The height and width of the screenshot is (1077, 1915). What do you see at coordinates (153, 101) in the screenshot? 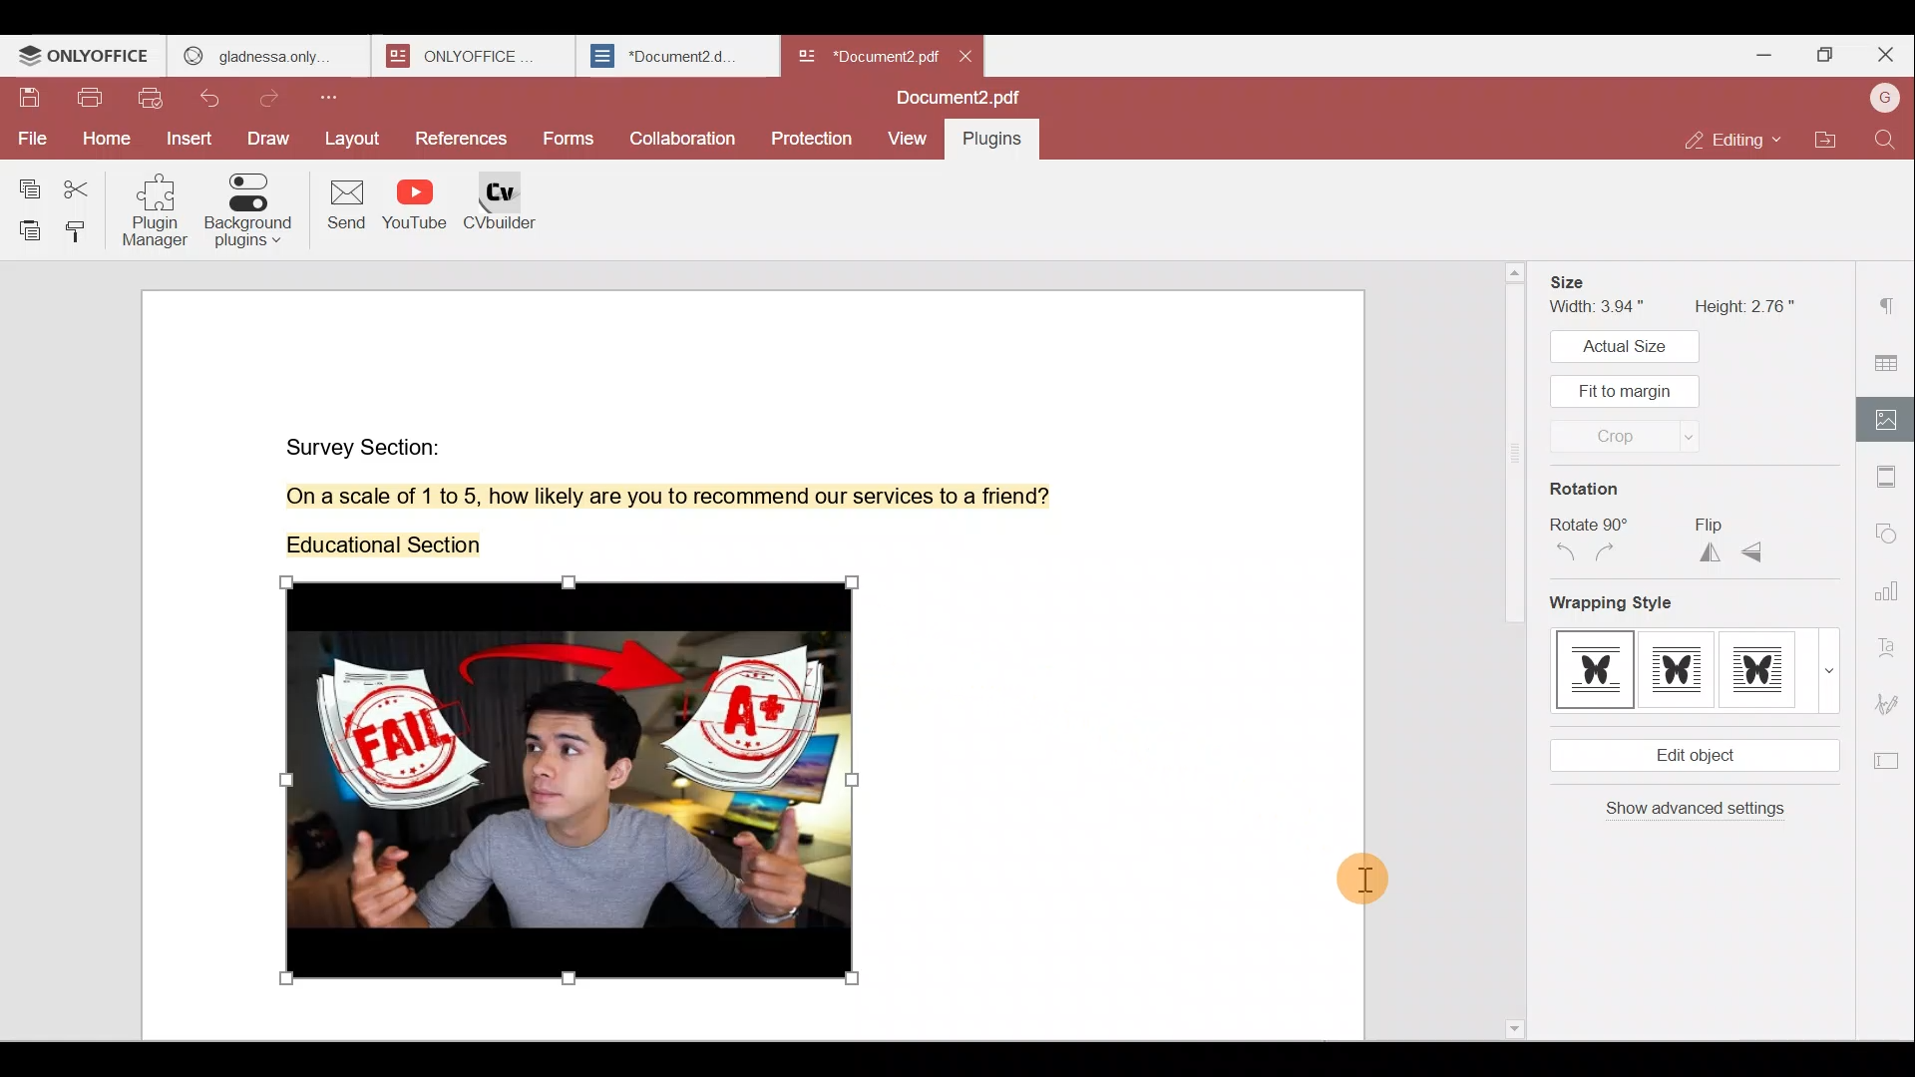
I see `Quick print` at bounding box center [153, 101].